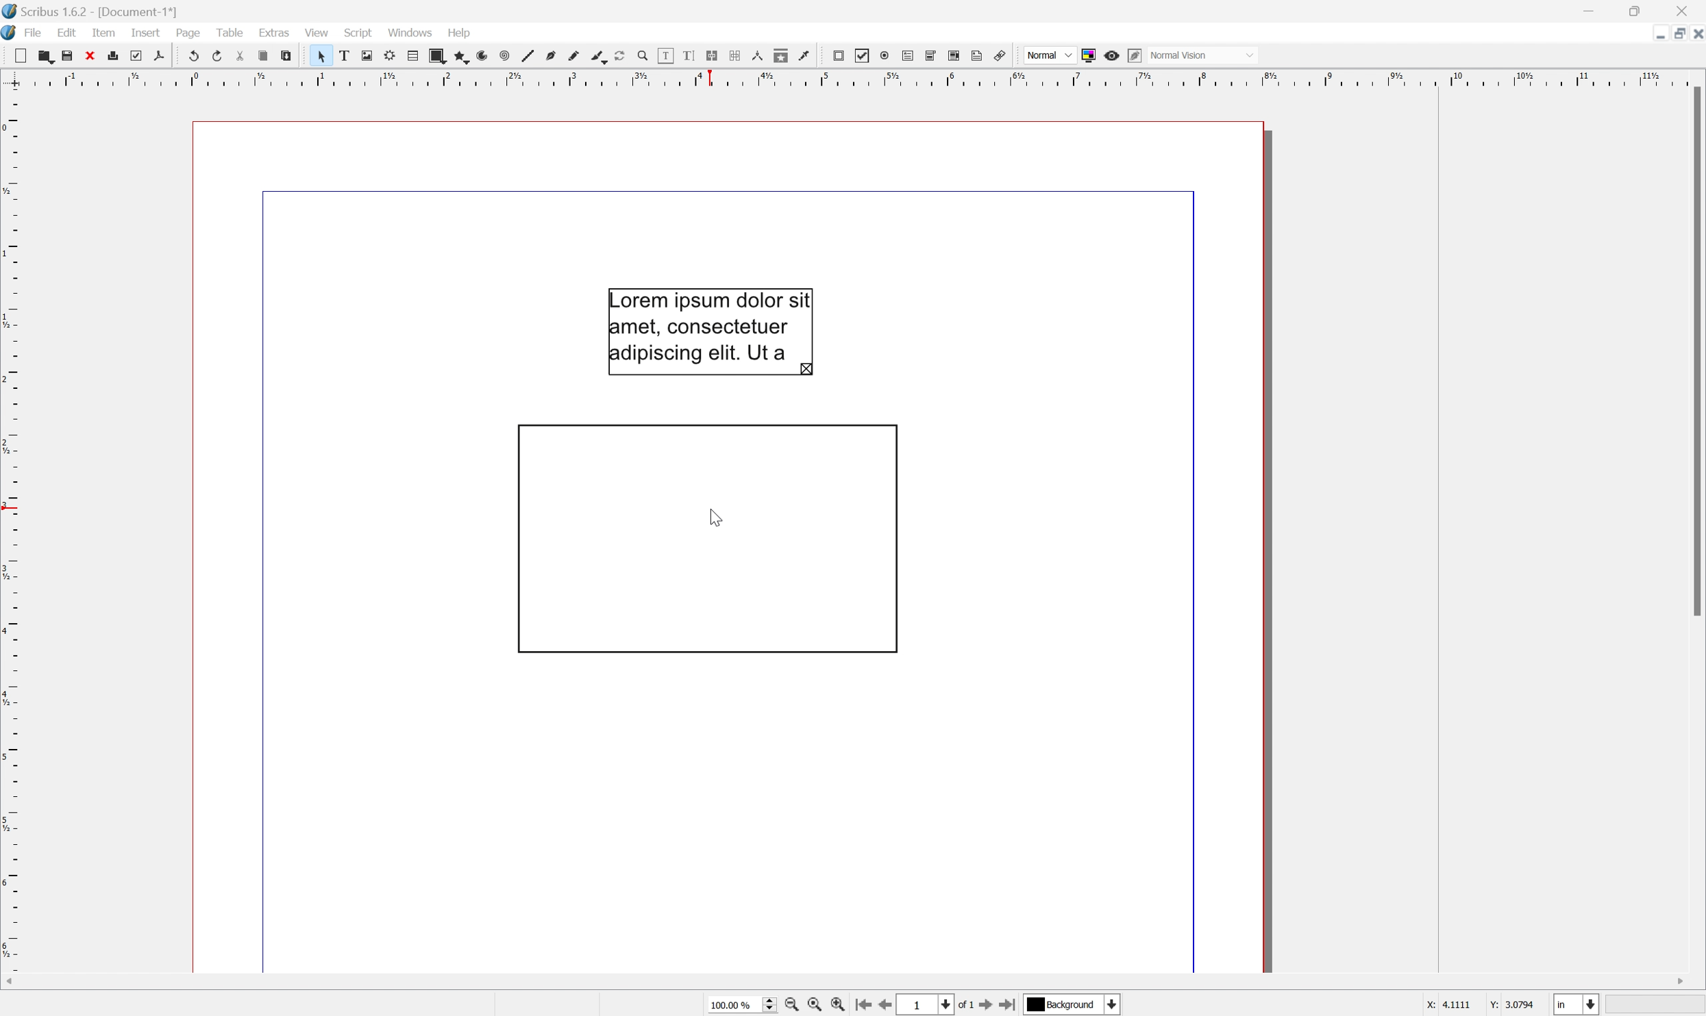  I want to click on Select the current unit, so click(1577, 1005).